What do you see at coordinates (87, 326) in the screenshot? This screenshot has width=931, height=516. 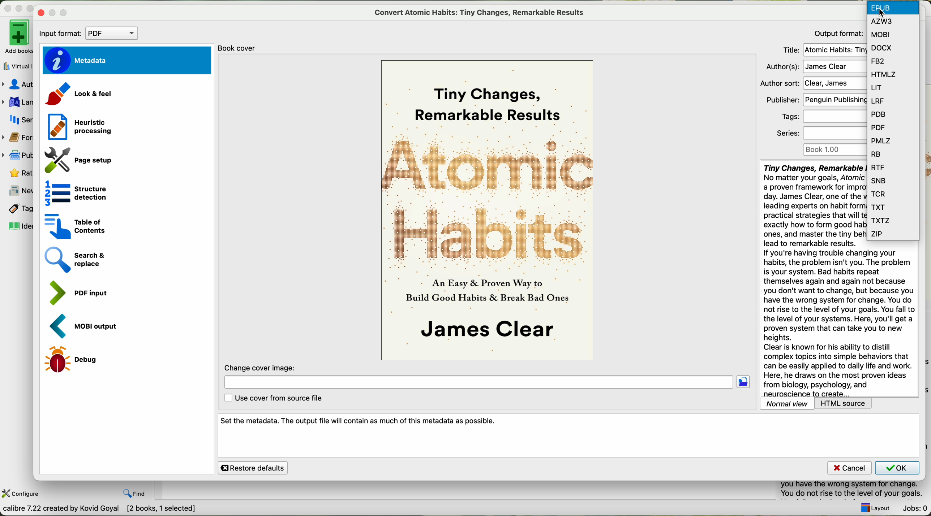 I see `MOBI output` at bounding box center [87, 326].